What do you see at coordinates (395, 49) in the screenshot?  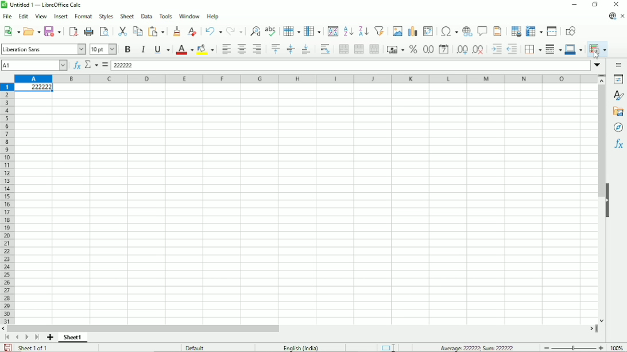 I see `Format as currency` at bounding box center [395, 49].